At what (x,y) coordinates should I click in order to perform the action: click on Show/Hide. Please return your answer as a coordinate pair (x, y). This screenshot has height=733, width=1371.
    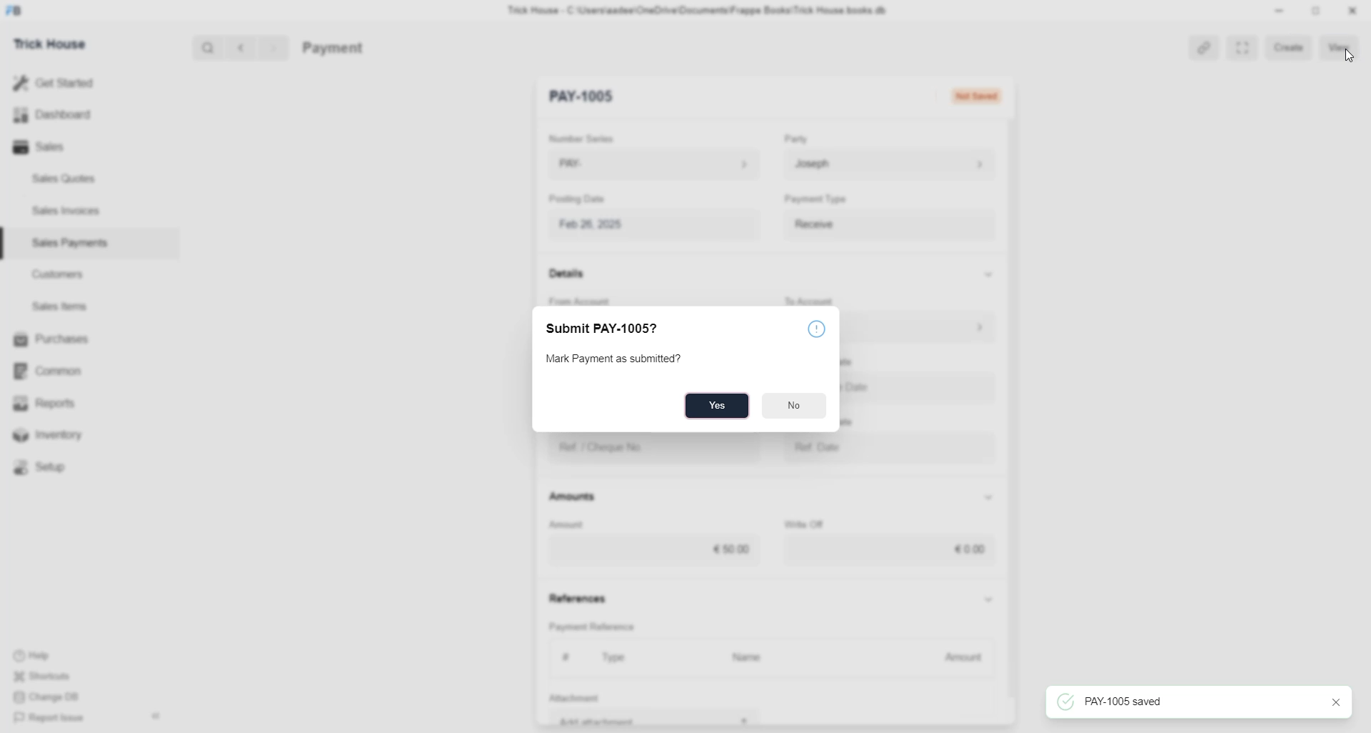
    Looking at the image, I should click on (989, 274).